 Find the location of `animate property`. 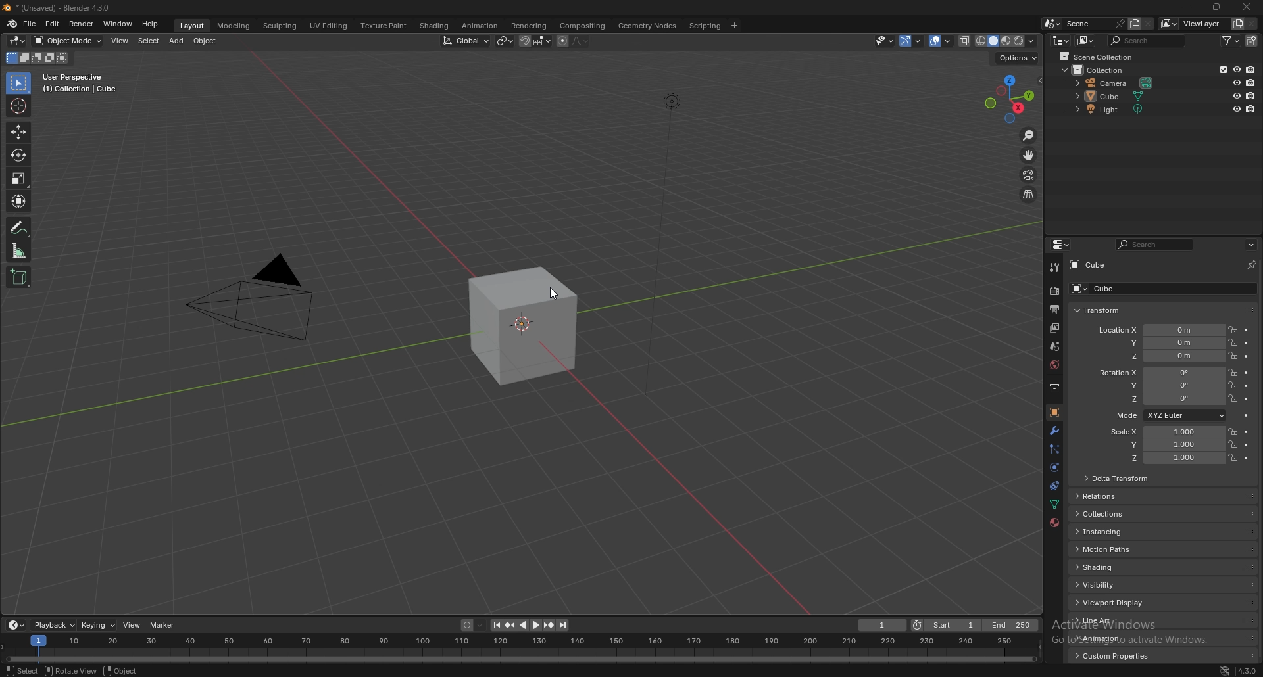

animate property is located at coordinates (1246, 432).